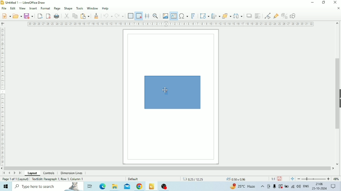  I want to click on Copy, so click(75, 16).